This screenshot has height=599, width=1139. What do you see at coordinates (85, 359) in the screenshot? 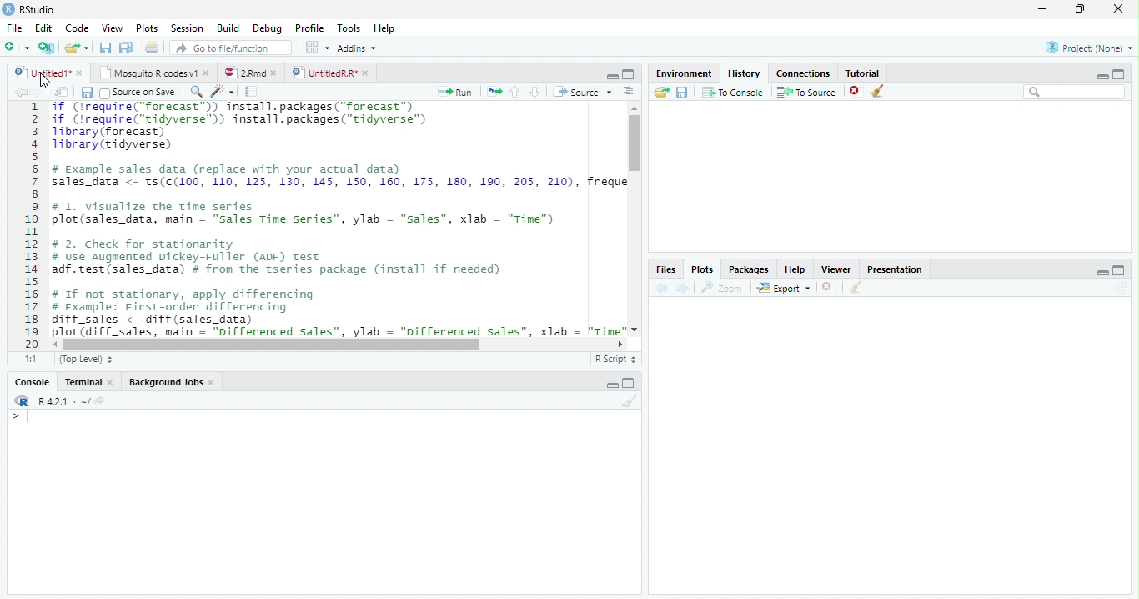
I see `Top level` at bounding box center [85, 359].